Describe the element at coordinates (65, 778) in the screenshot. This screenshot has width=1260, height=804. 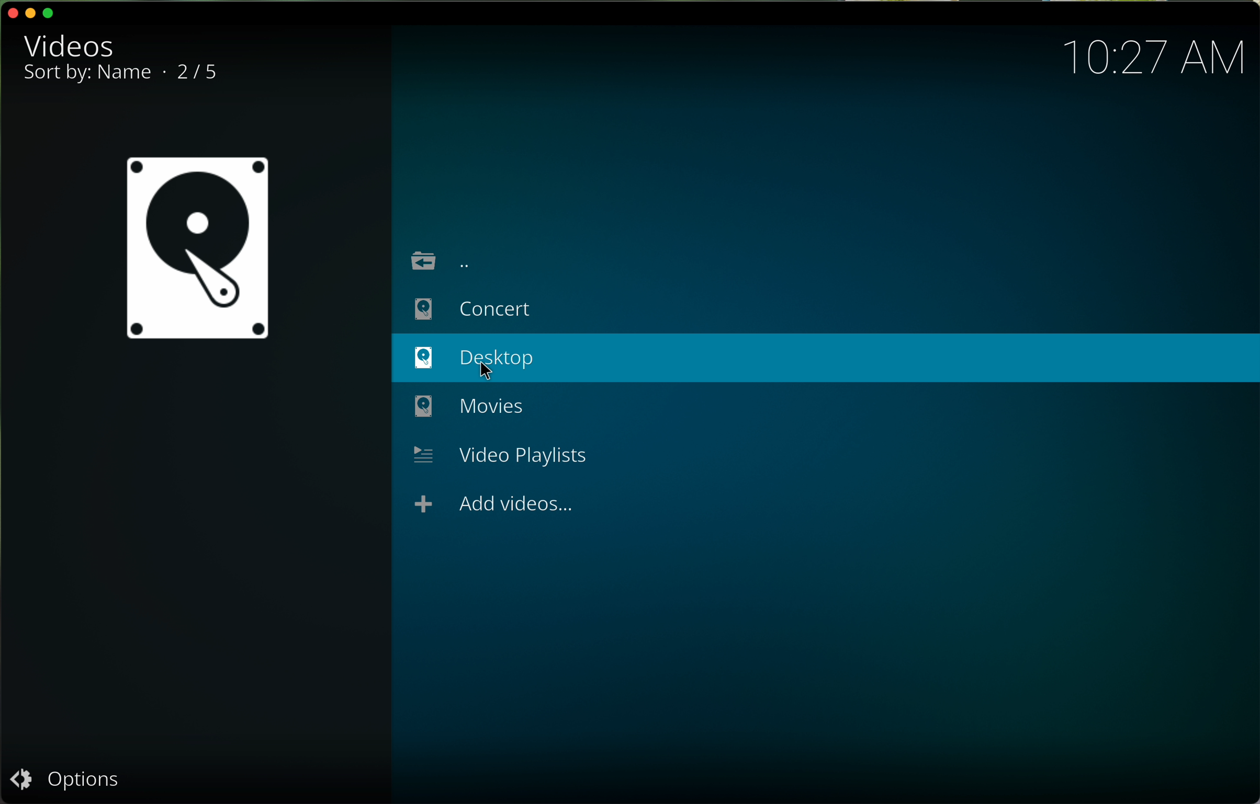
I see `options` at that location.